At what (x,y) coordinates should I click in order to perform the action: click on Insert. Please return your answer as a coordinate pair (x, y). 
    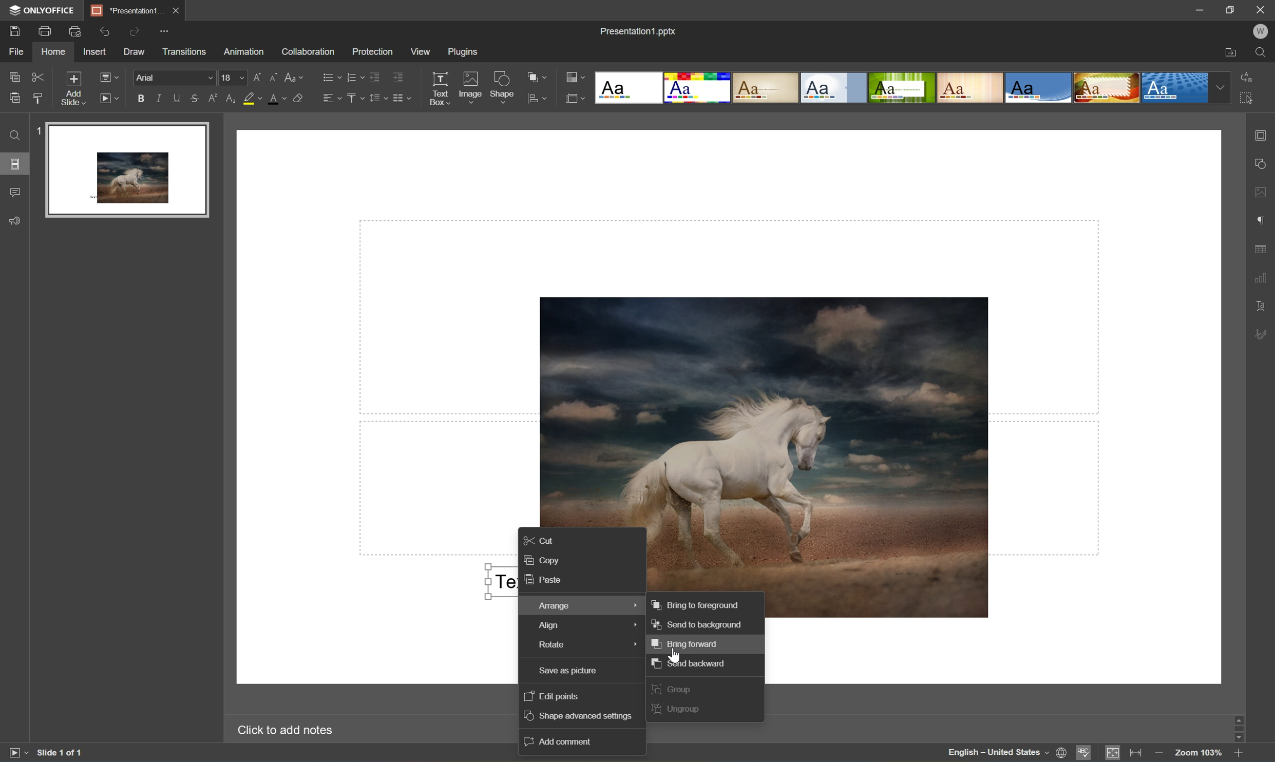
    Looking at the image, I should click on (96, 52).